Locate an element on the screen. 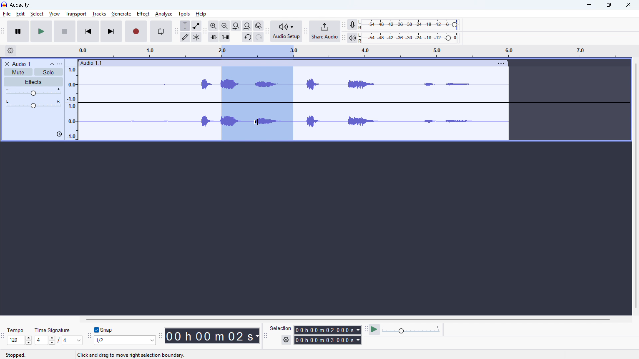 This screenshot has height=359, width=639. Audio setup is located at coordinates (286, 31).